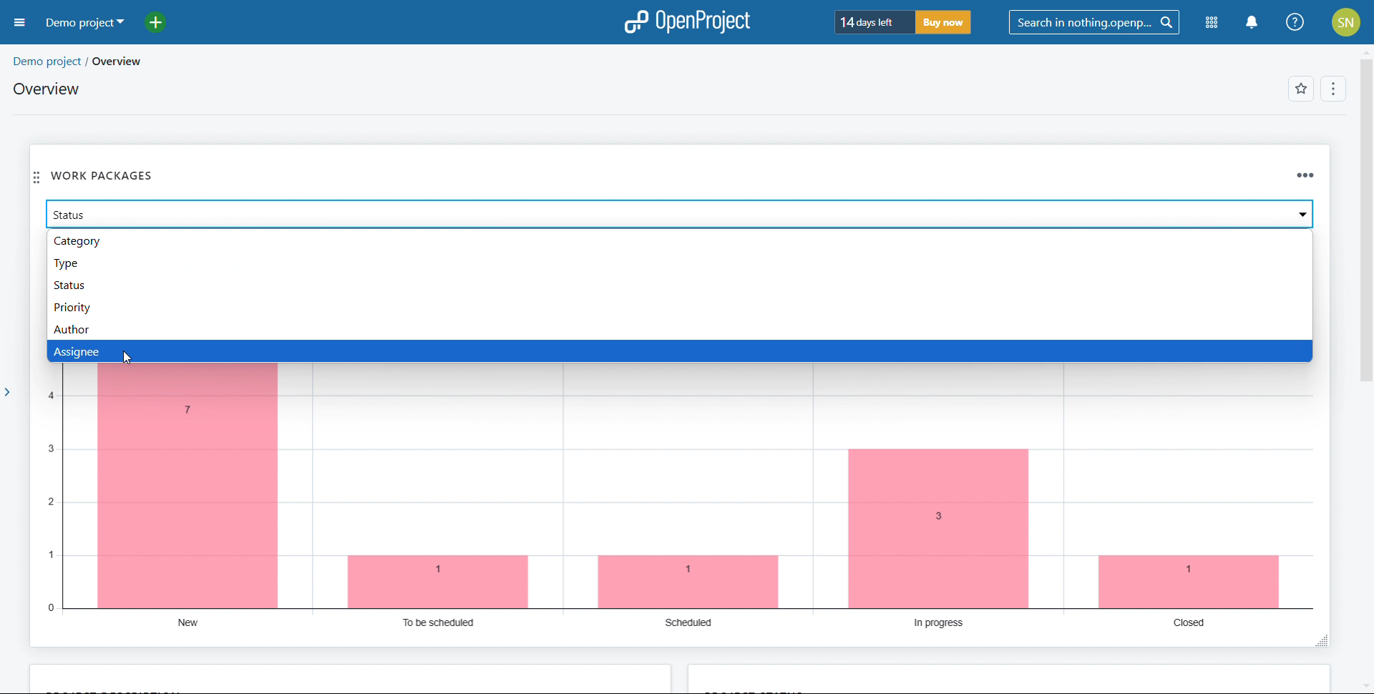  I want to click on modules, so click(1211, 24).